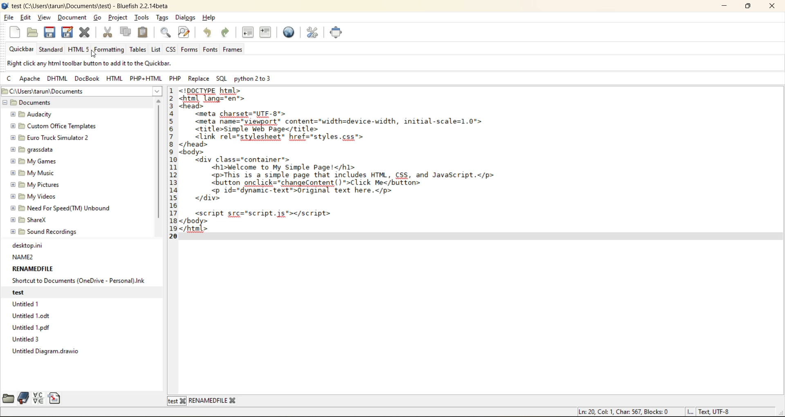  Describe the element at coordinates (724, 7) in the screenshot. I see `minimize` at that location.